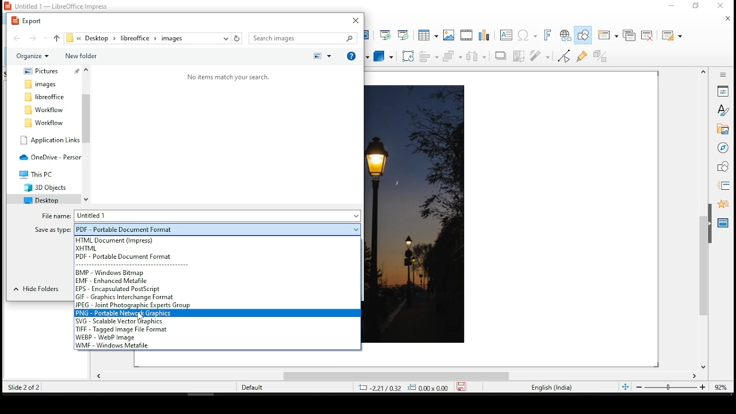 This screenshot has height=414, width=736. I want to click on export, so click(29, 21).